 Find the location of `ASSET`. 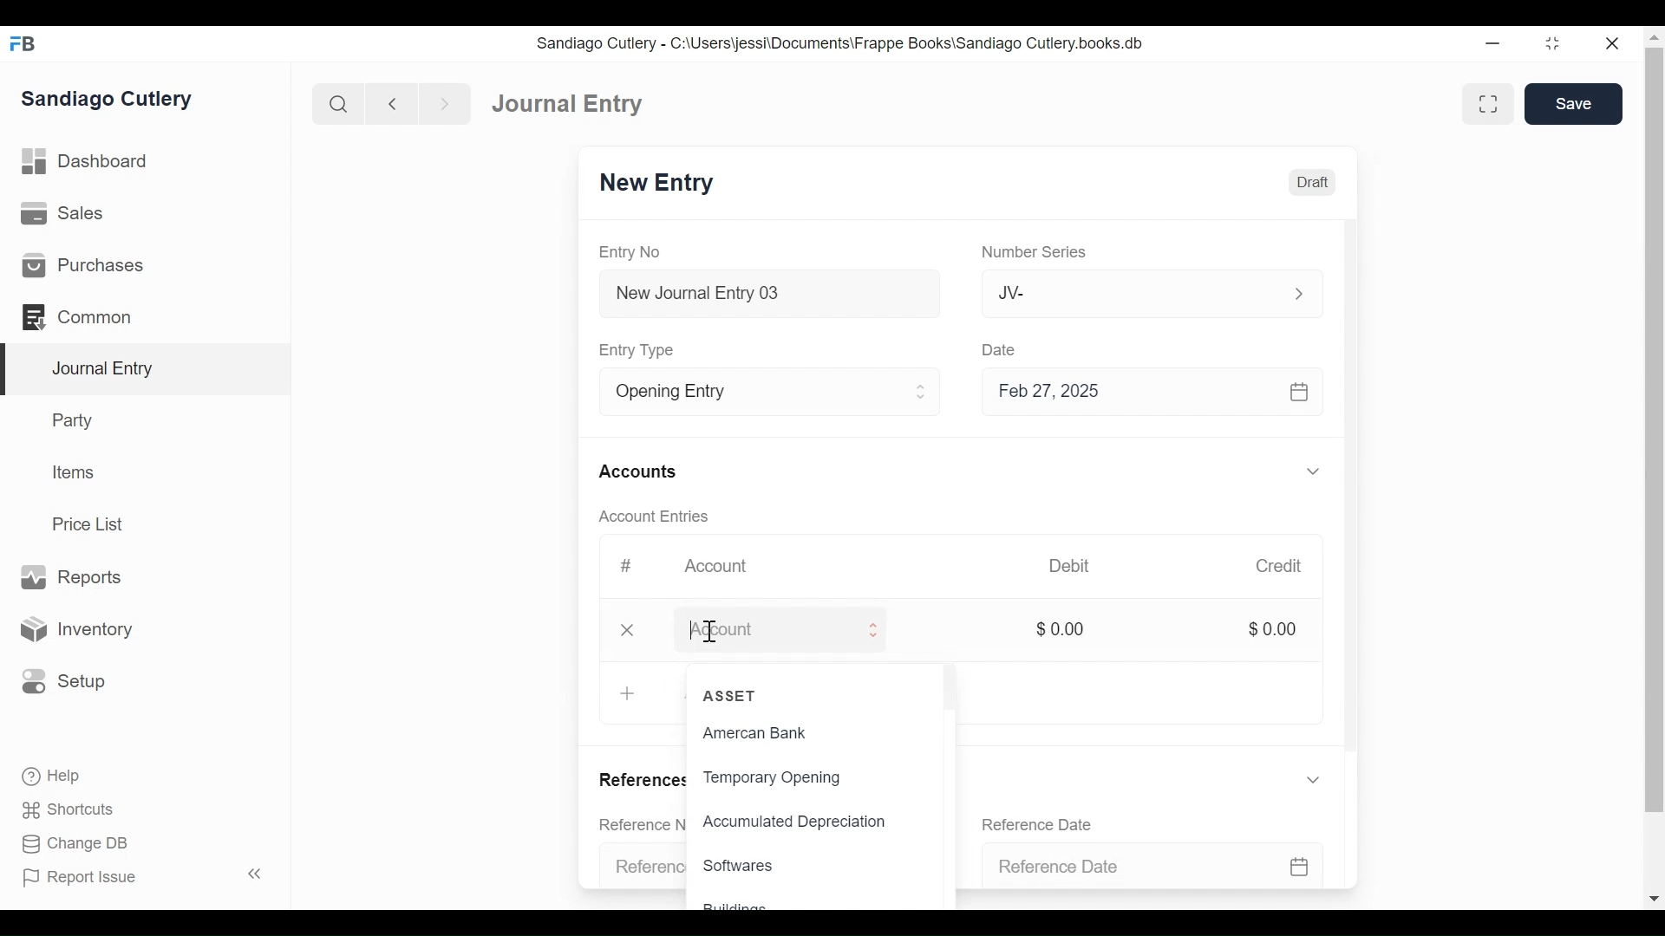

ASSET is located at coordinates (735, 697).